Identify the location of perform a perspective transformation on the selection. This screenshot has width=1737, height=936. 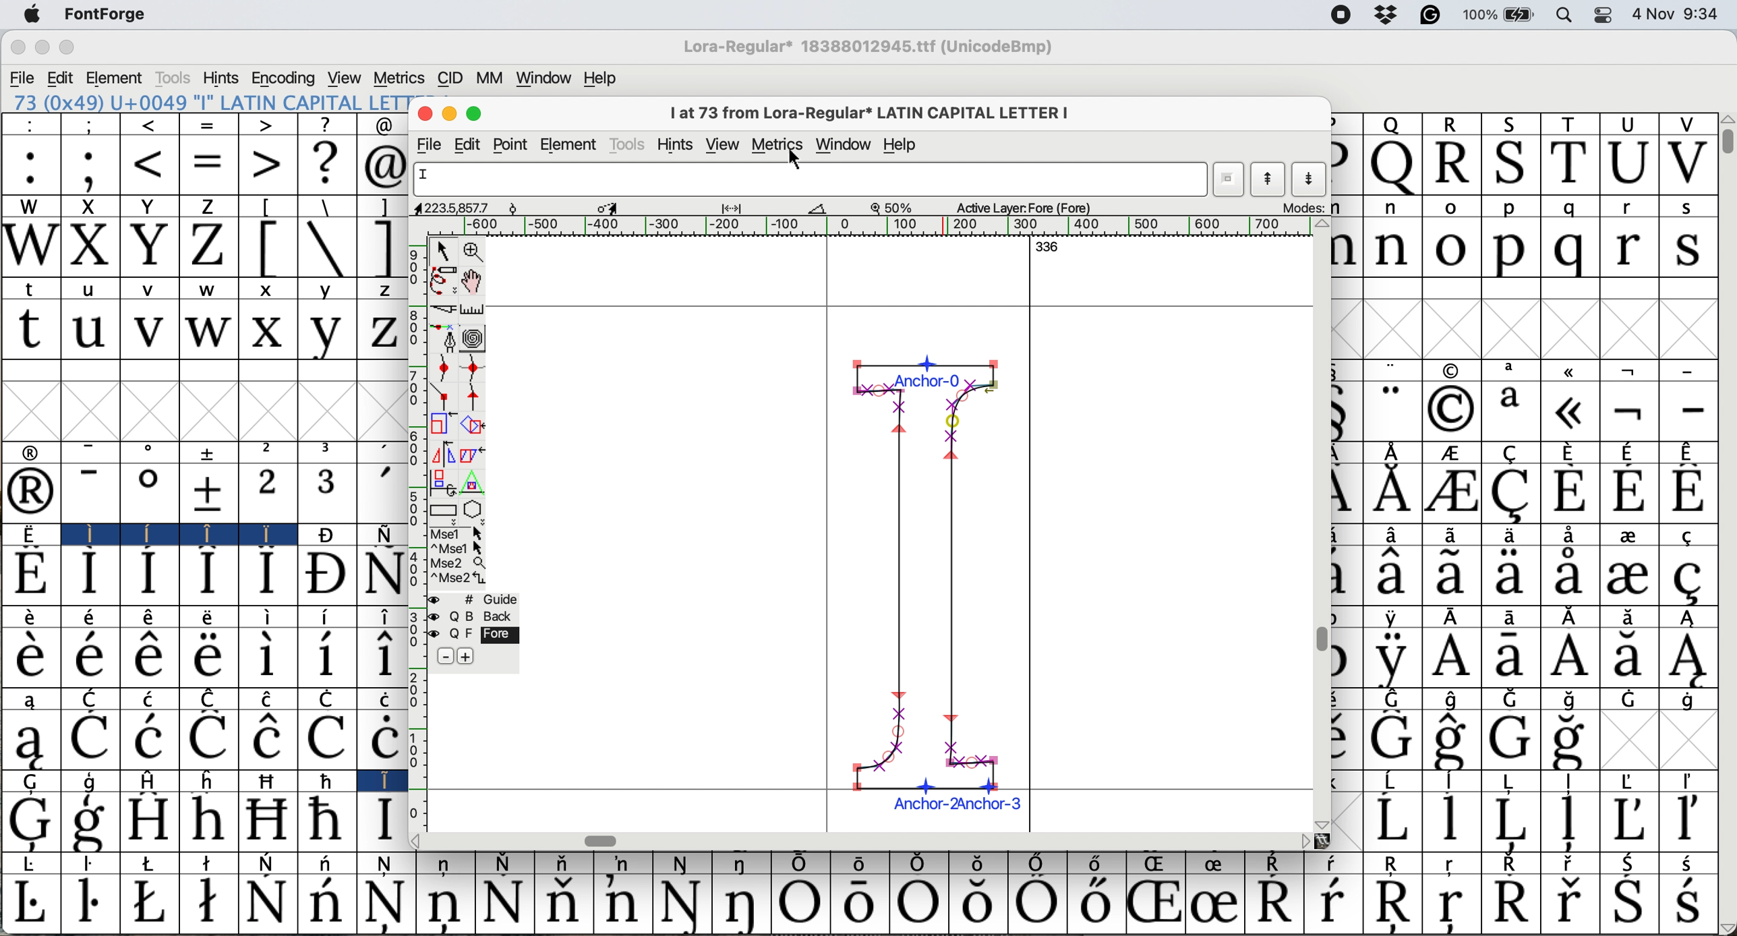
(475, 482).